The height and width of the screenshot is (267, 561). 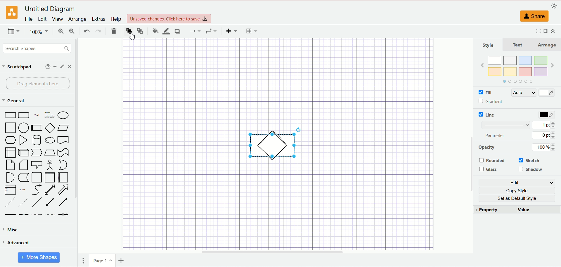 What do you see at coordinates (10, 127) in the screenshot?
I see `Square` at bounding box center [10, 127].